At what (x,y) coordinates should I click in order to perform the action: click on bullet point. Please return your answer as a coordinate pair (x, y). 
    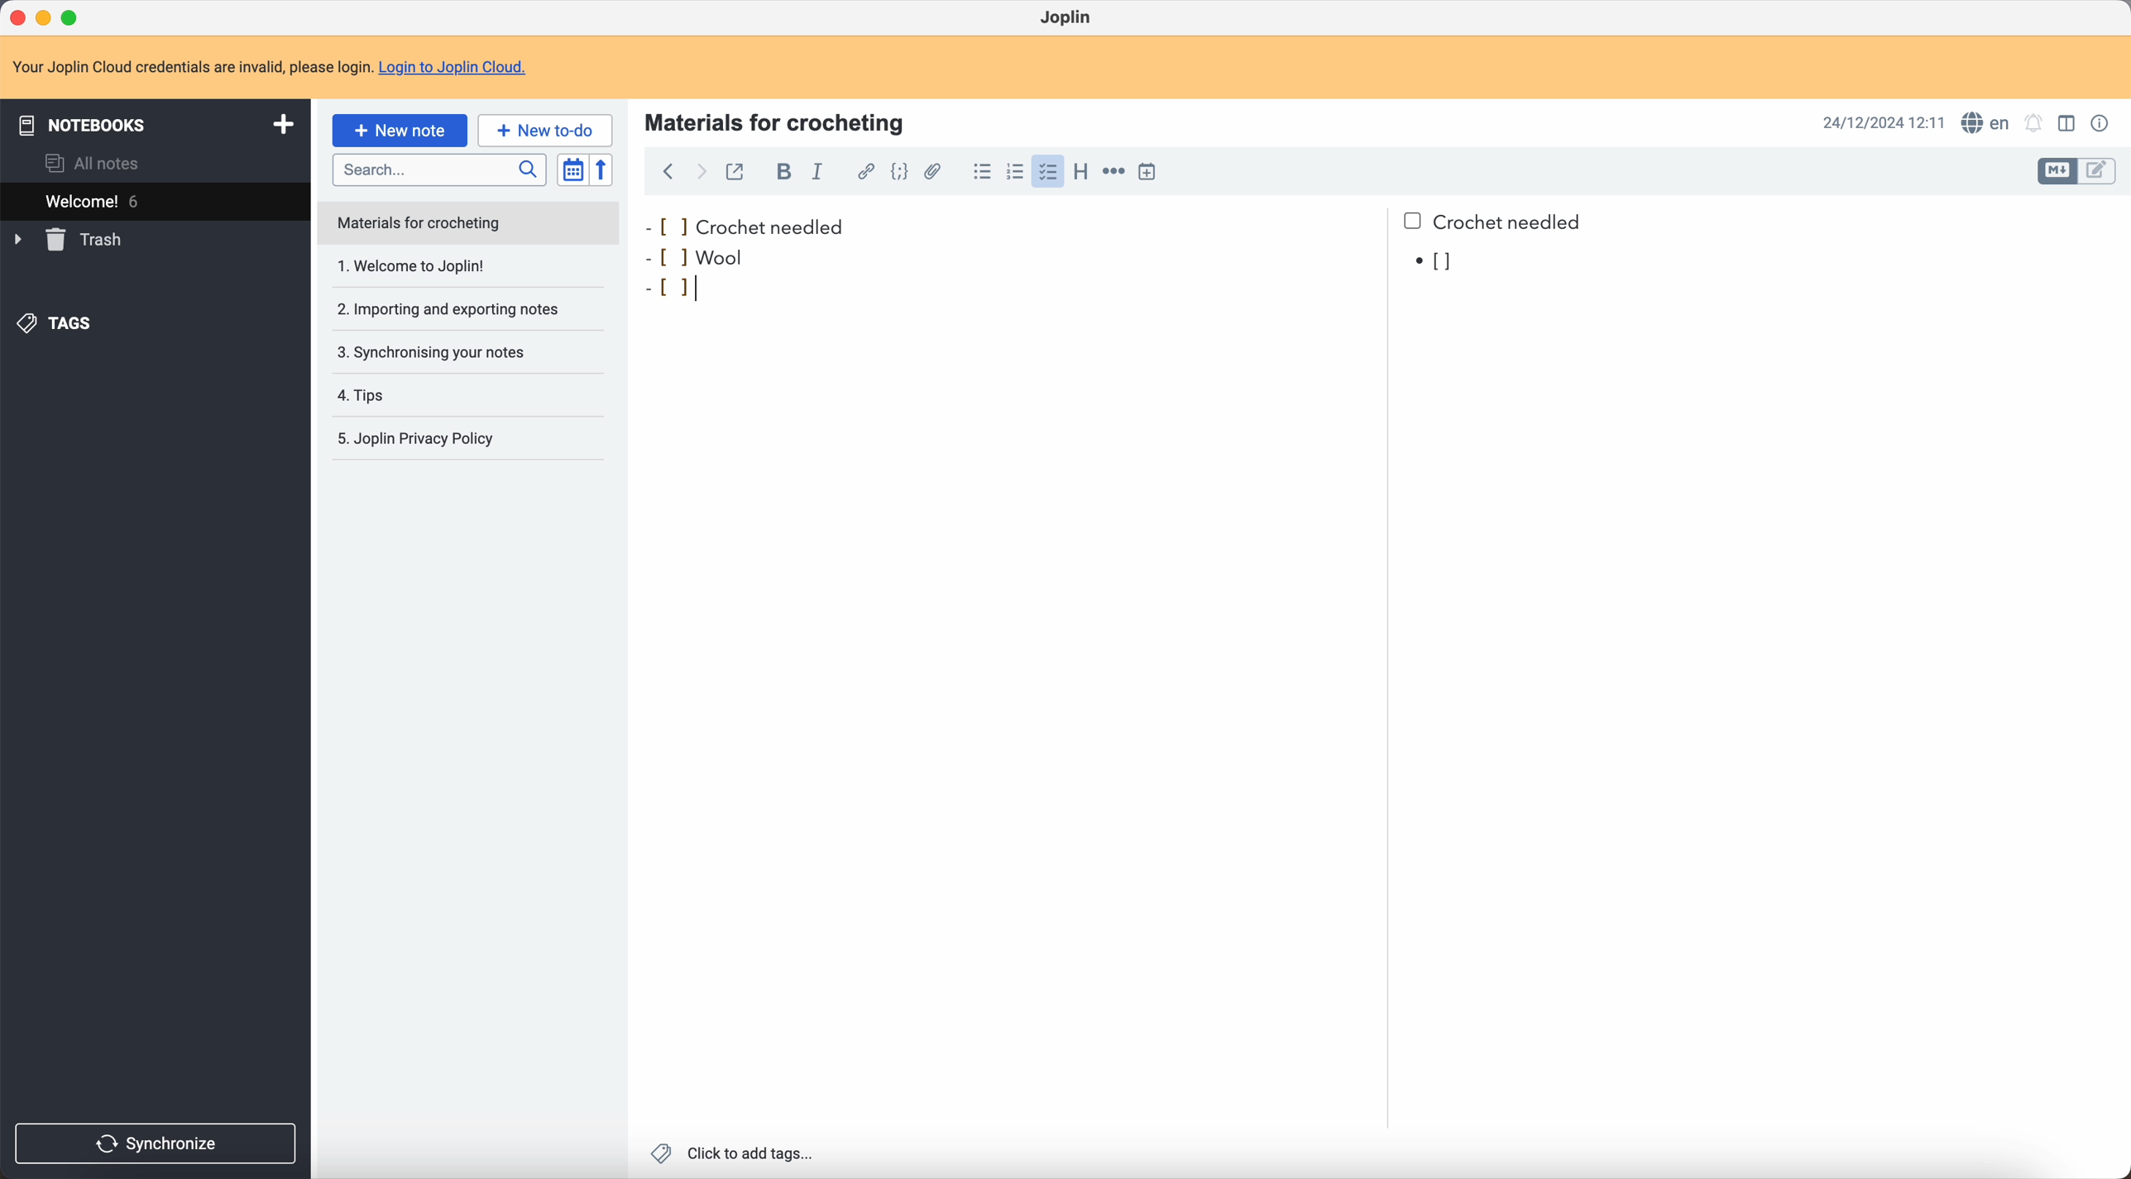
    Looking at the image, I should click on (658, 254).